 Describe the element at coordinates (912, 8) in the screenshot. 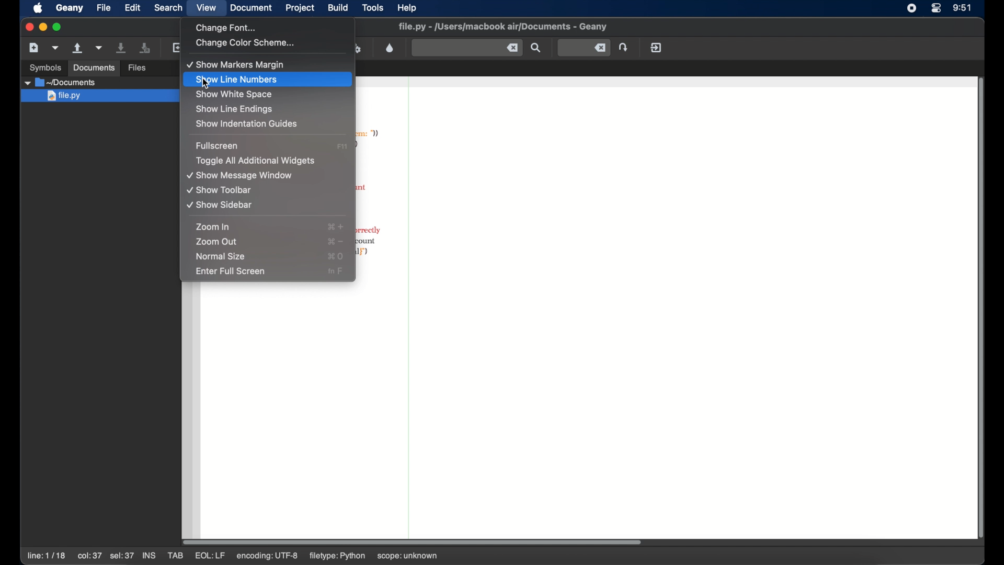

I see `screen recorder icon` at that location.